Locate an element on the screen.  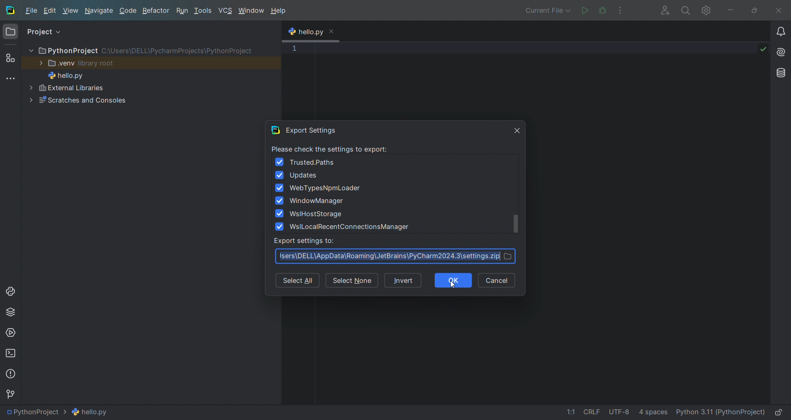
hello.py is located at coordinates (73, 75).